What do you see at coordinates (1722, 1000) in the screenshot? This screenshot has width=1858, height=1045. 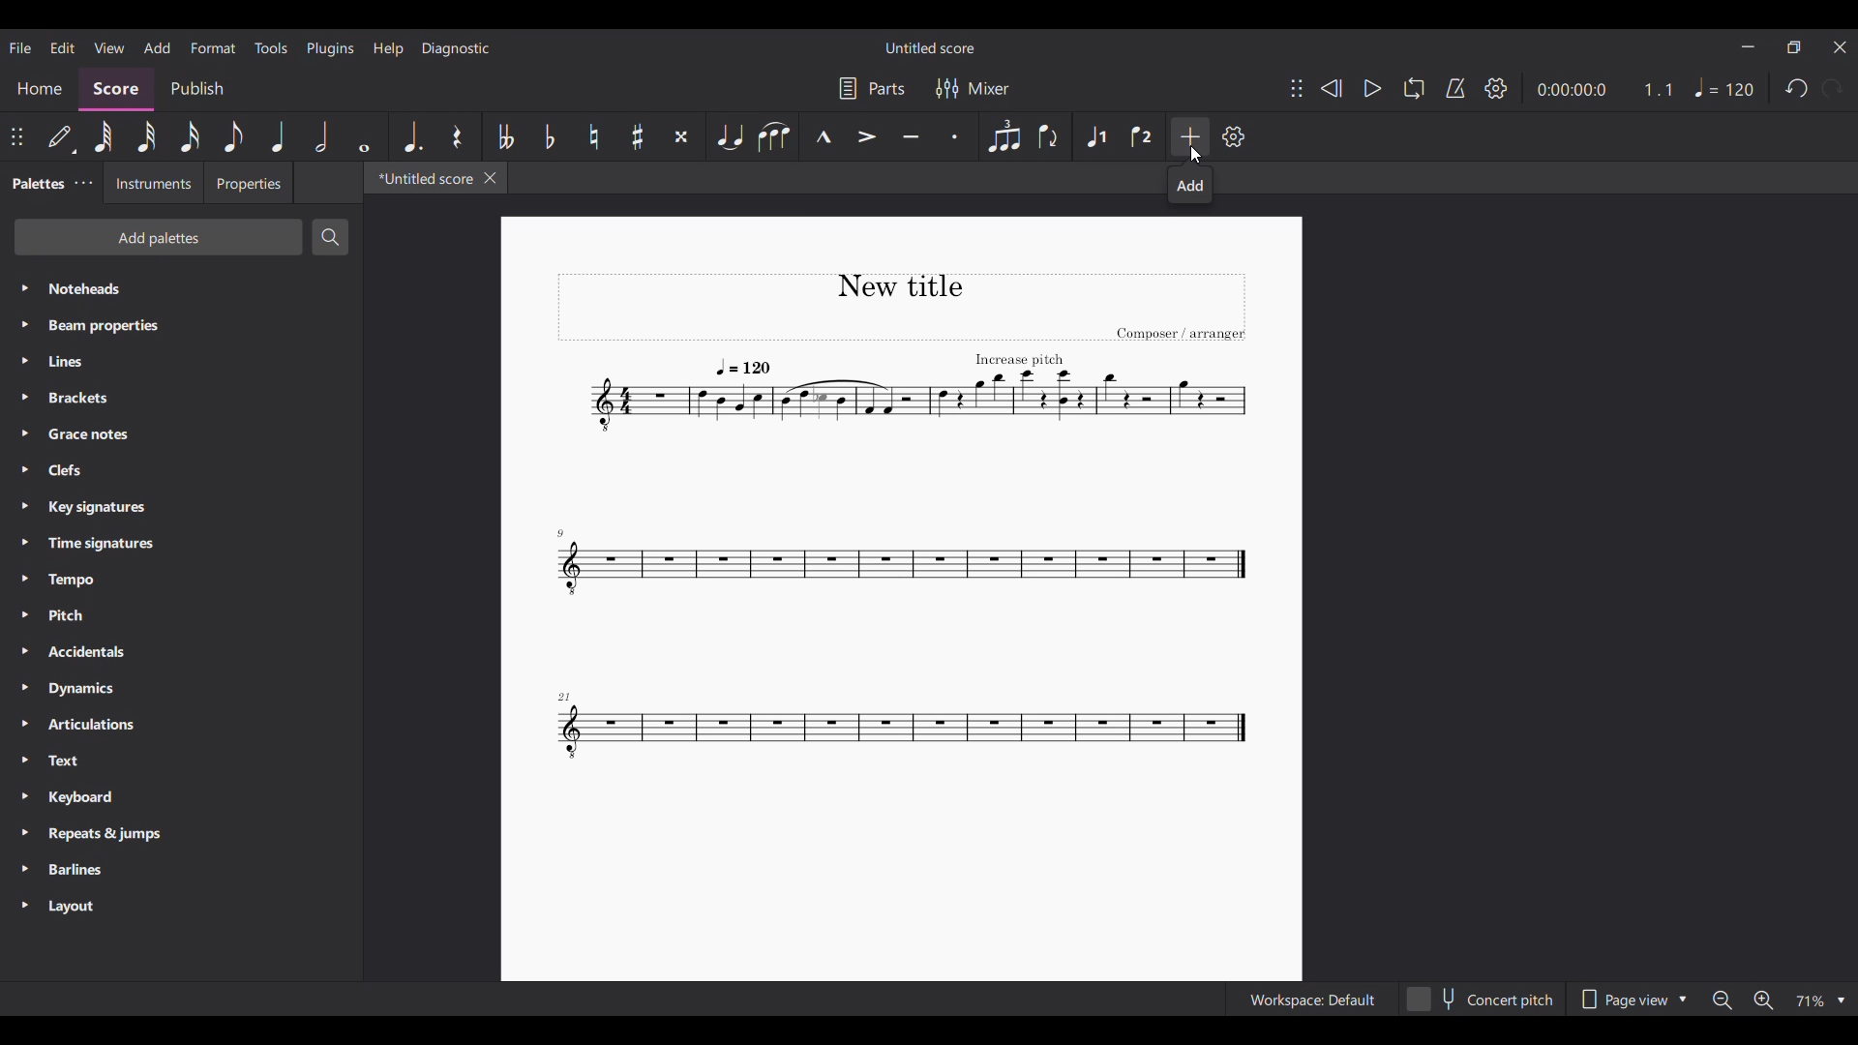 I see `Zoom out` at bounding box center [1722, 1000].